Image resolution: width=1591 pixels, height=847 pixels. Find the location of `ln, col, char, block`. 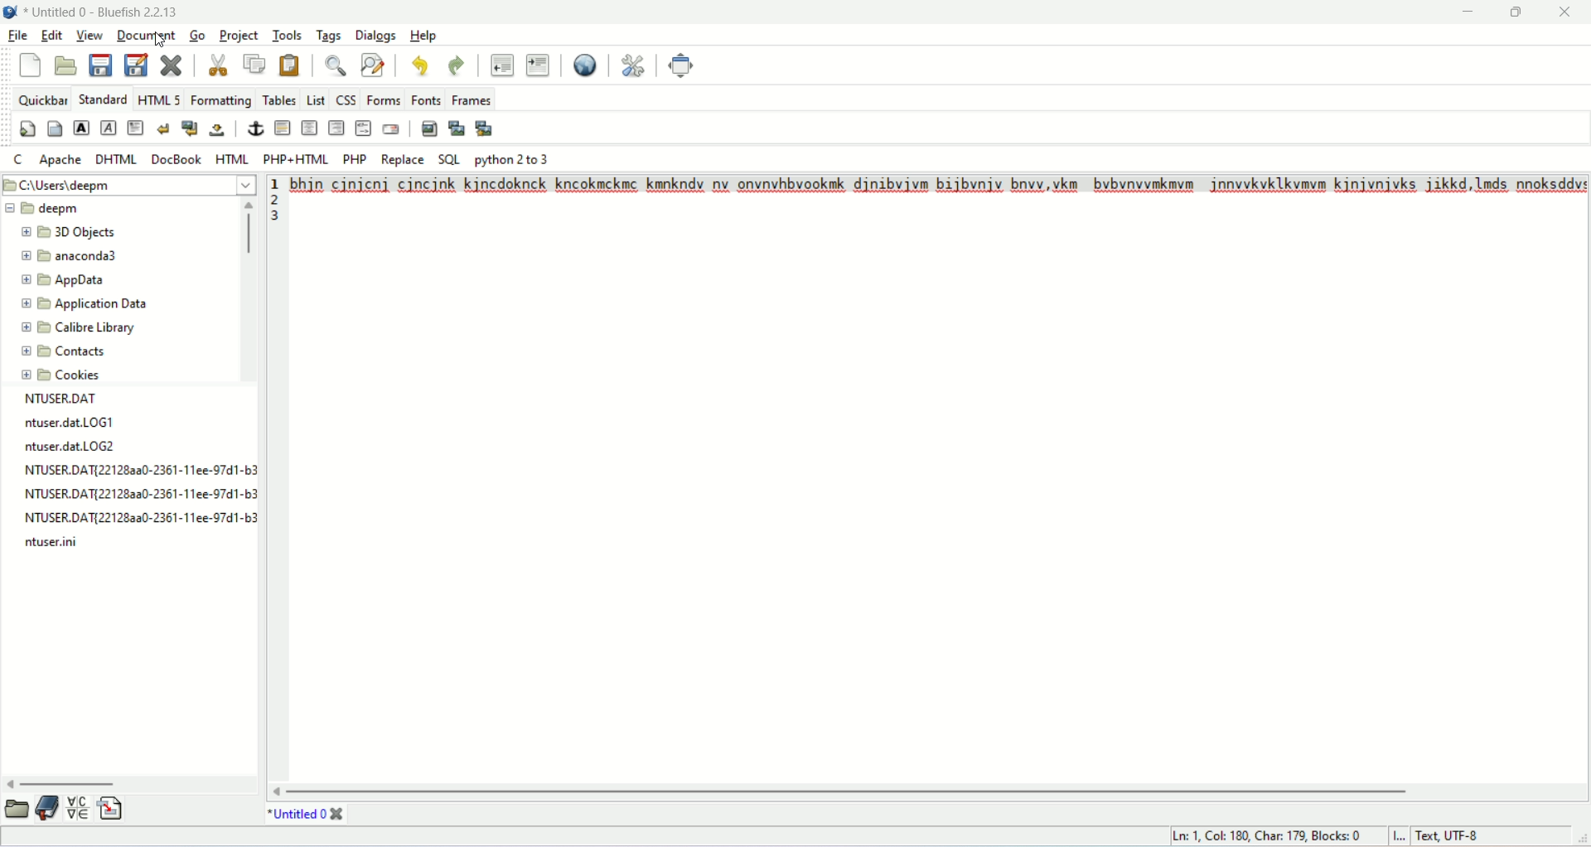

ln, col, char, block is located at coordinates (1266, 835).